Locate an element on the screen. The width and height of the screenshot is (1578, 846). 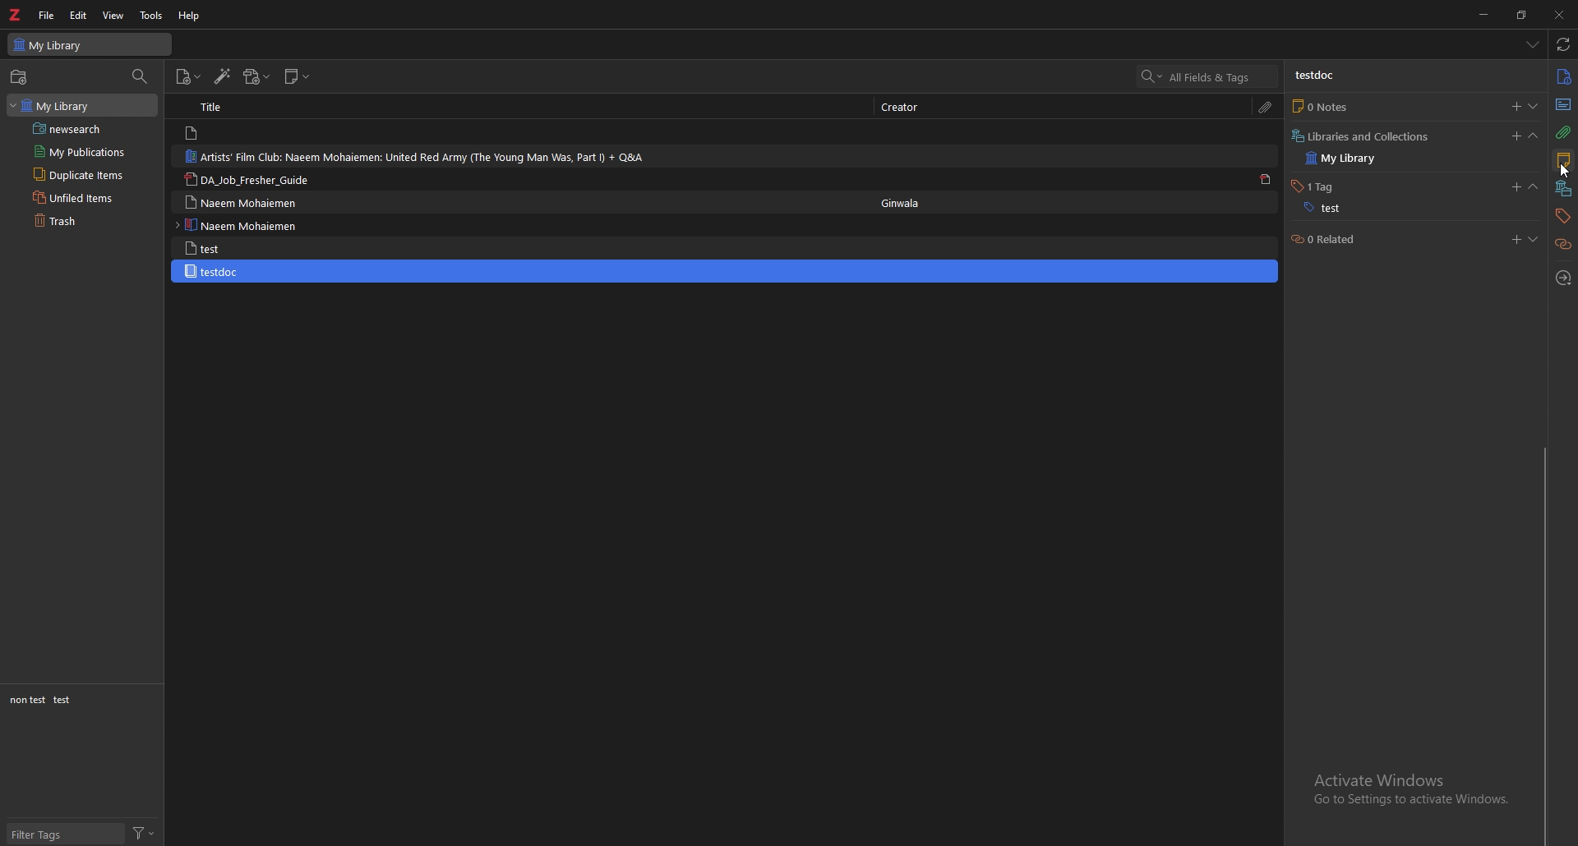
minimize is located at coordinates (1481, 14).